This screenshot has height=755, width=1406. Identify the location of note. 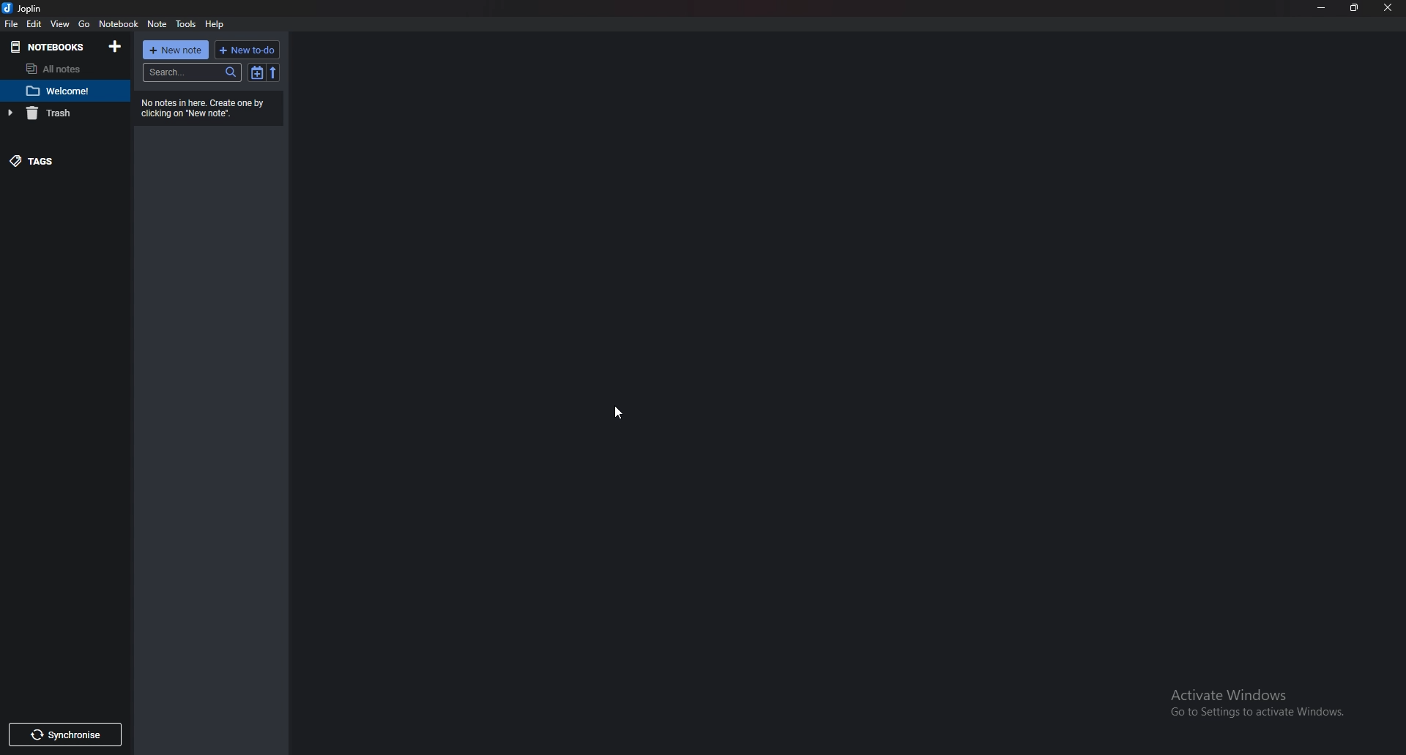
(65, 91).